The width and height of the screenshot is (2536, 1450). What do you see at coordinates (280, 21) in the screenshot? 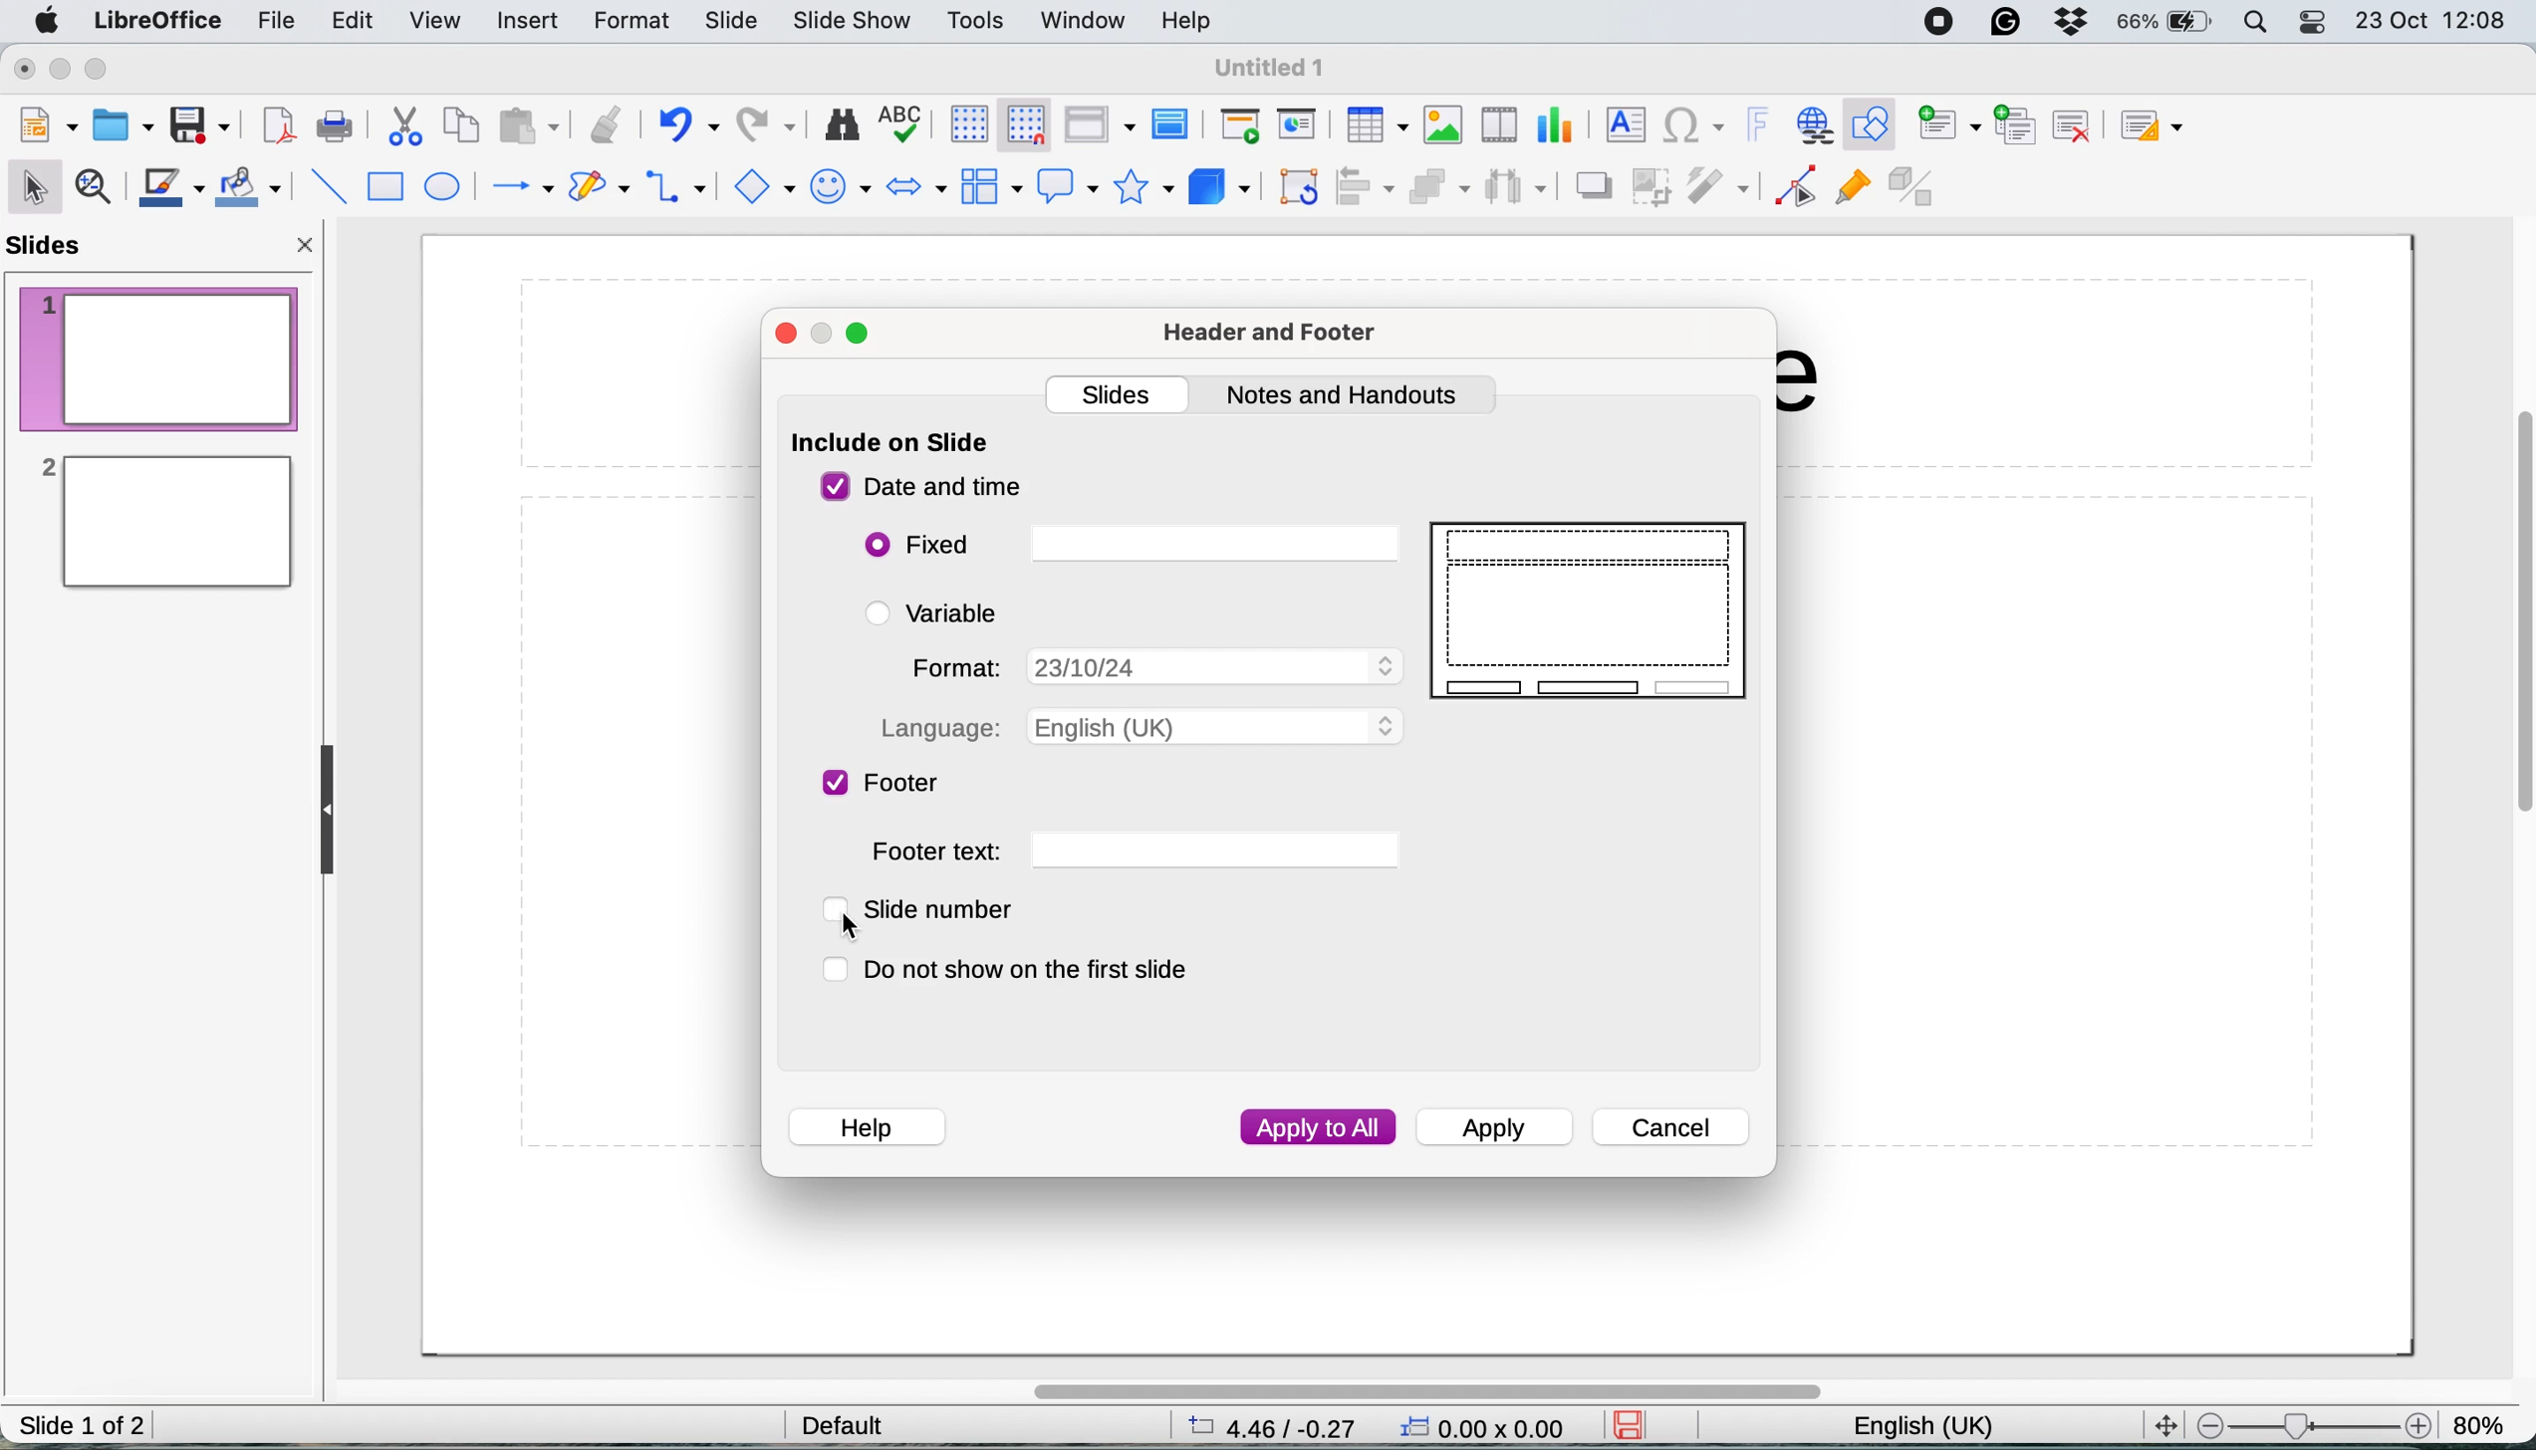
I see `file` at bounding box center [280, 21].